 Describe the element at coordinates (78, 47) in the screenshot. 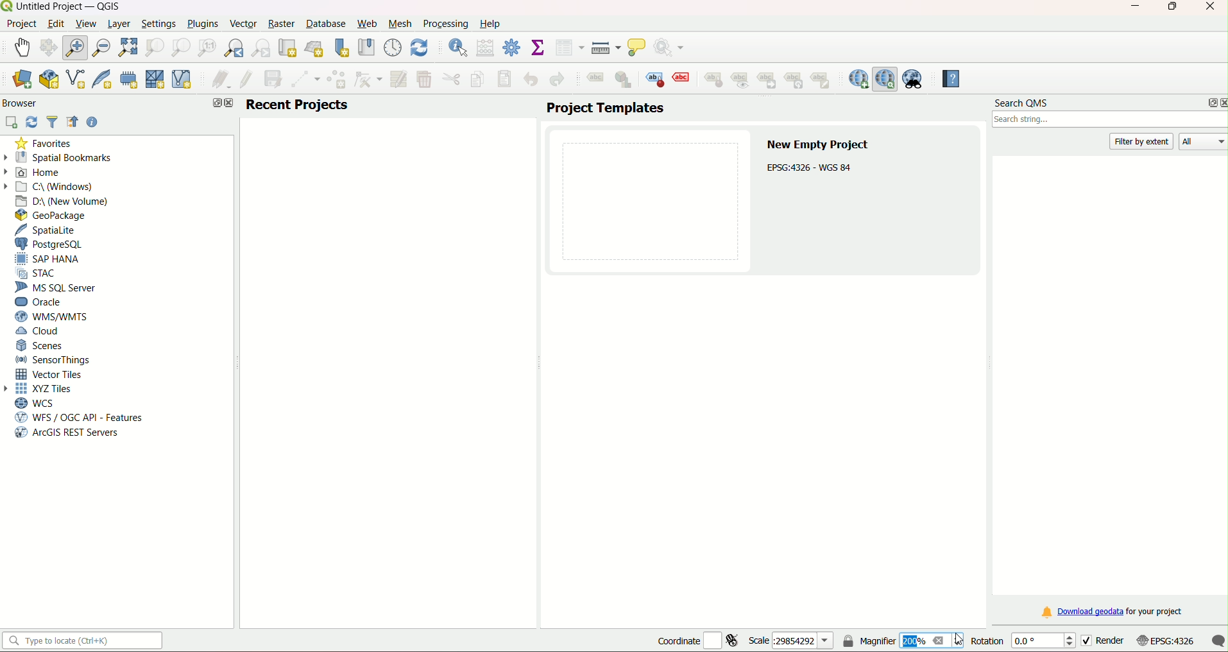

I see `zoom in` at that location.